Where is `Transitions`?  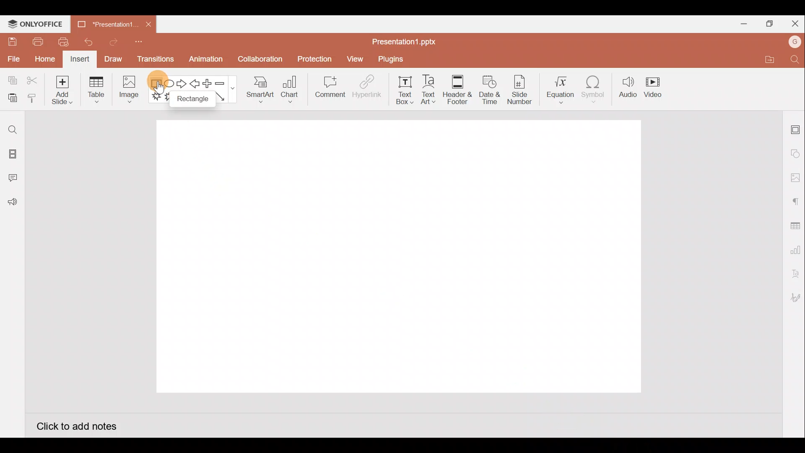 Transitions is located at coordinates (156, 61).